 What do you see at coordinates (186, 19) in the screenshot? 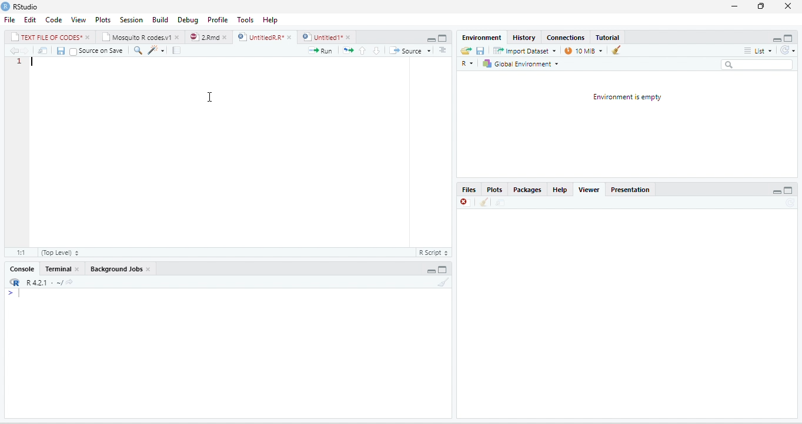
I see `Debug` at bounding box center [186, 19].